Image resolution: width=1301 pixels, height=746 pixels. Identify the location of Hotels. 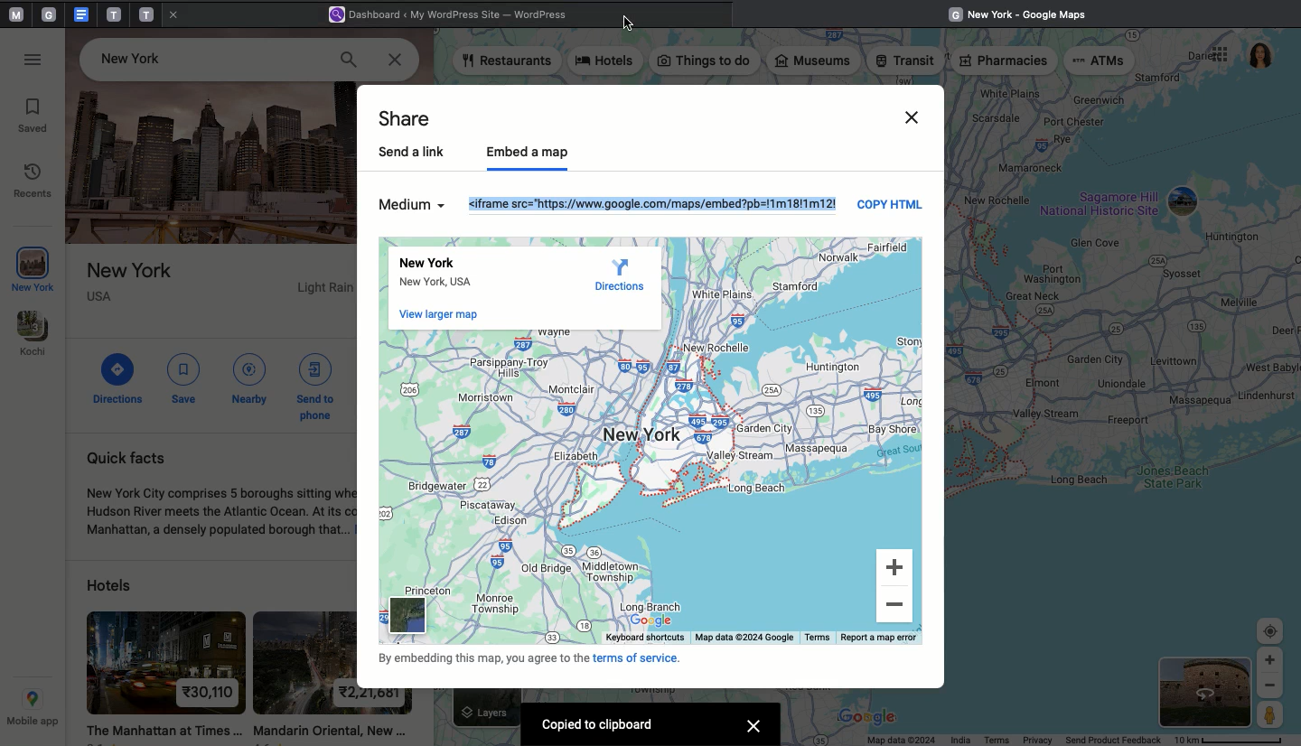
(608, 63).